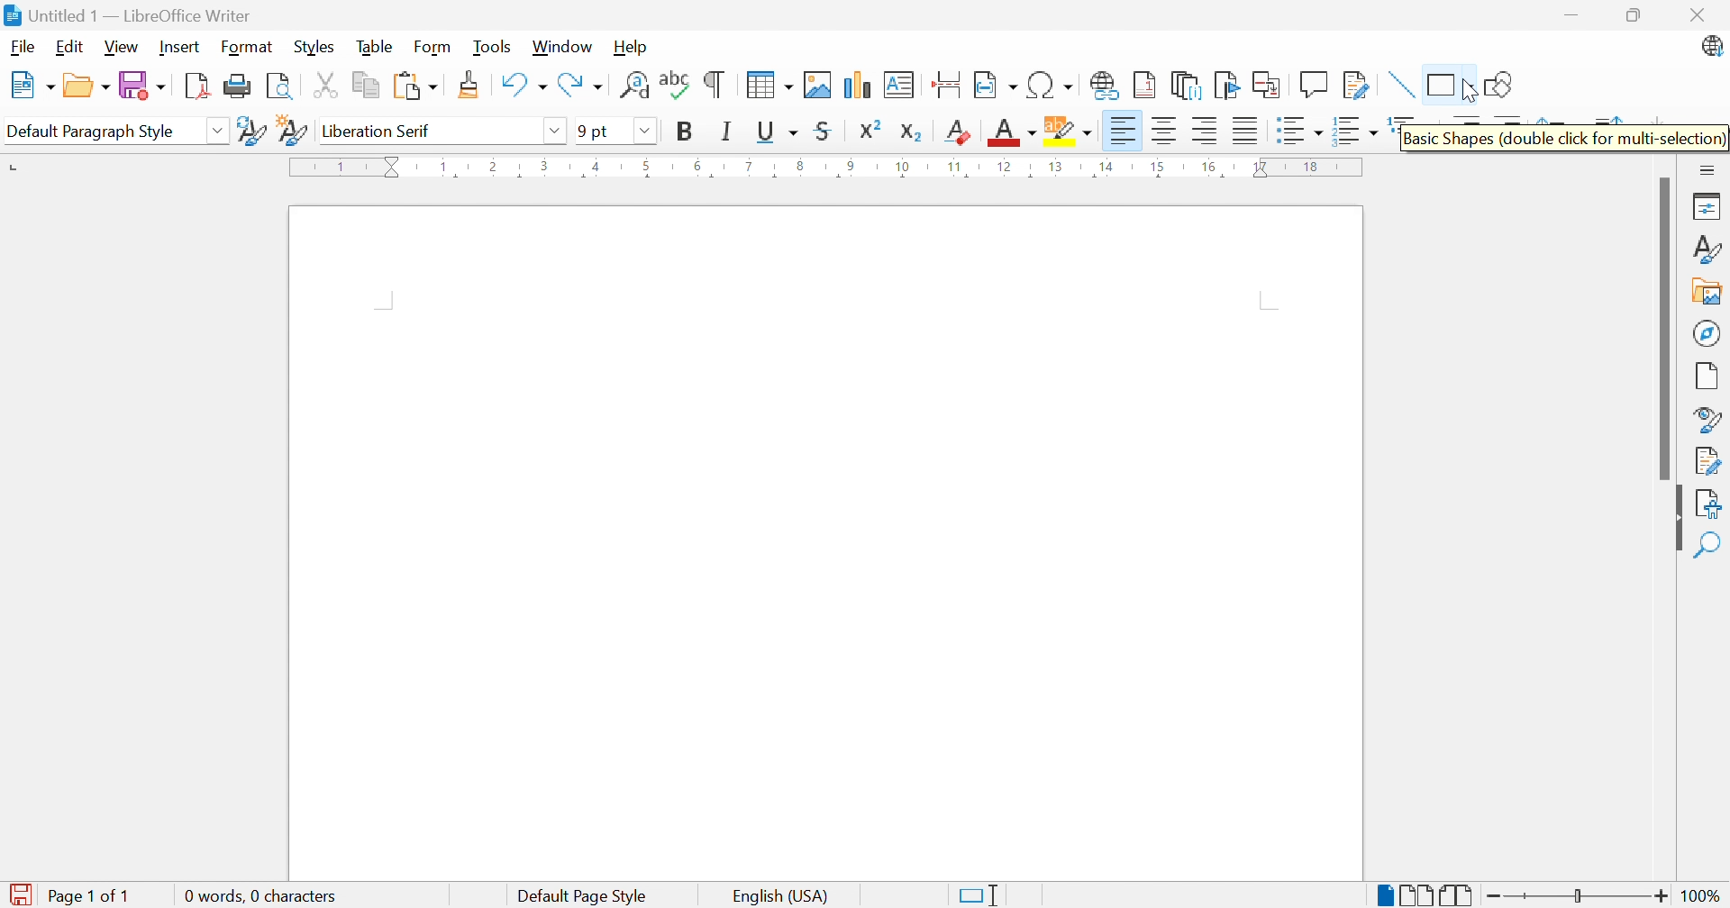  Describe the element at coordinates (1145, 83) in the screenshot. I see `Insert footnote` at that location.